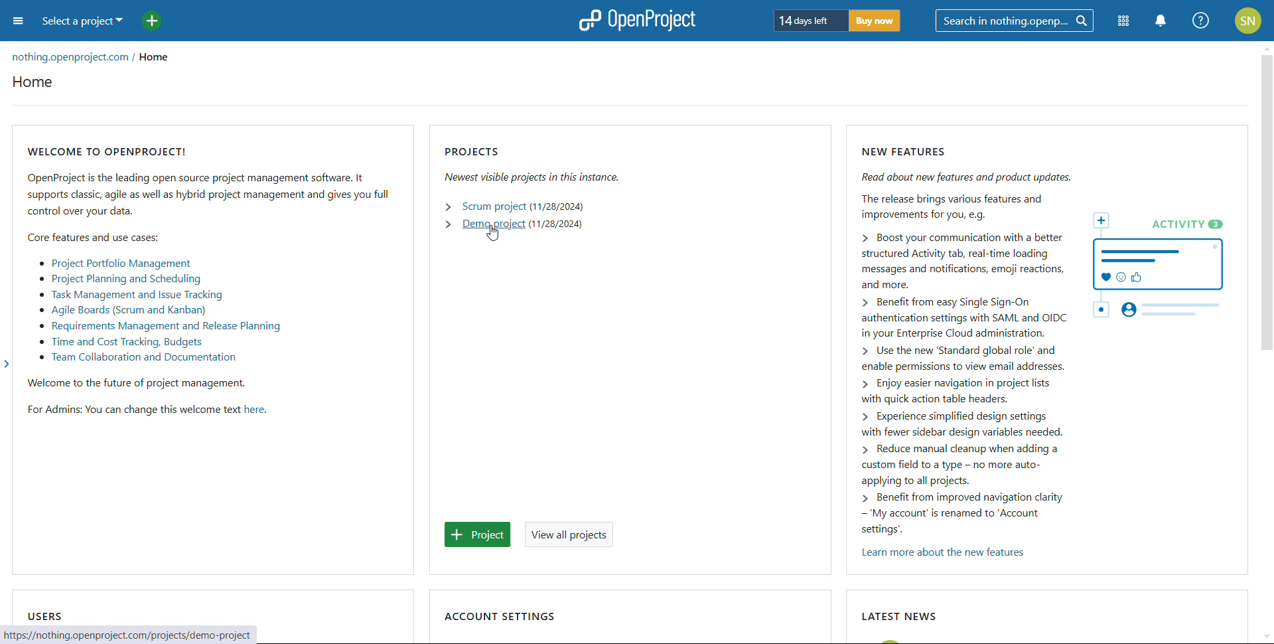  I want to click on Core features and use cases:, so click(92, 240).